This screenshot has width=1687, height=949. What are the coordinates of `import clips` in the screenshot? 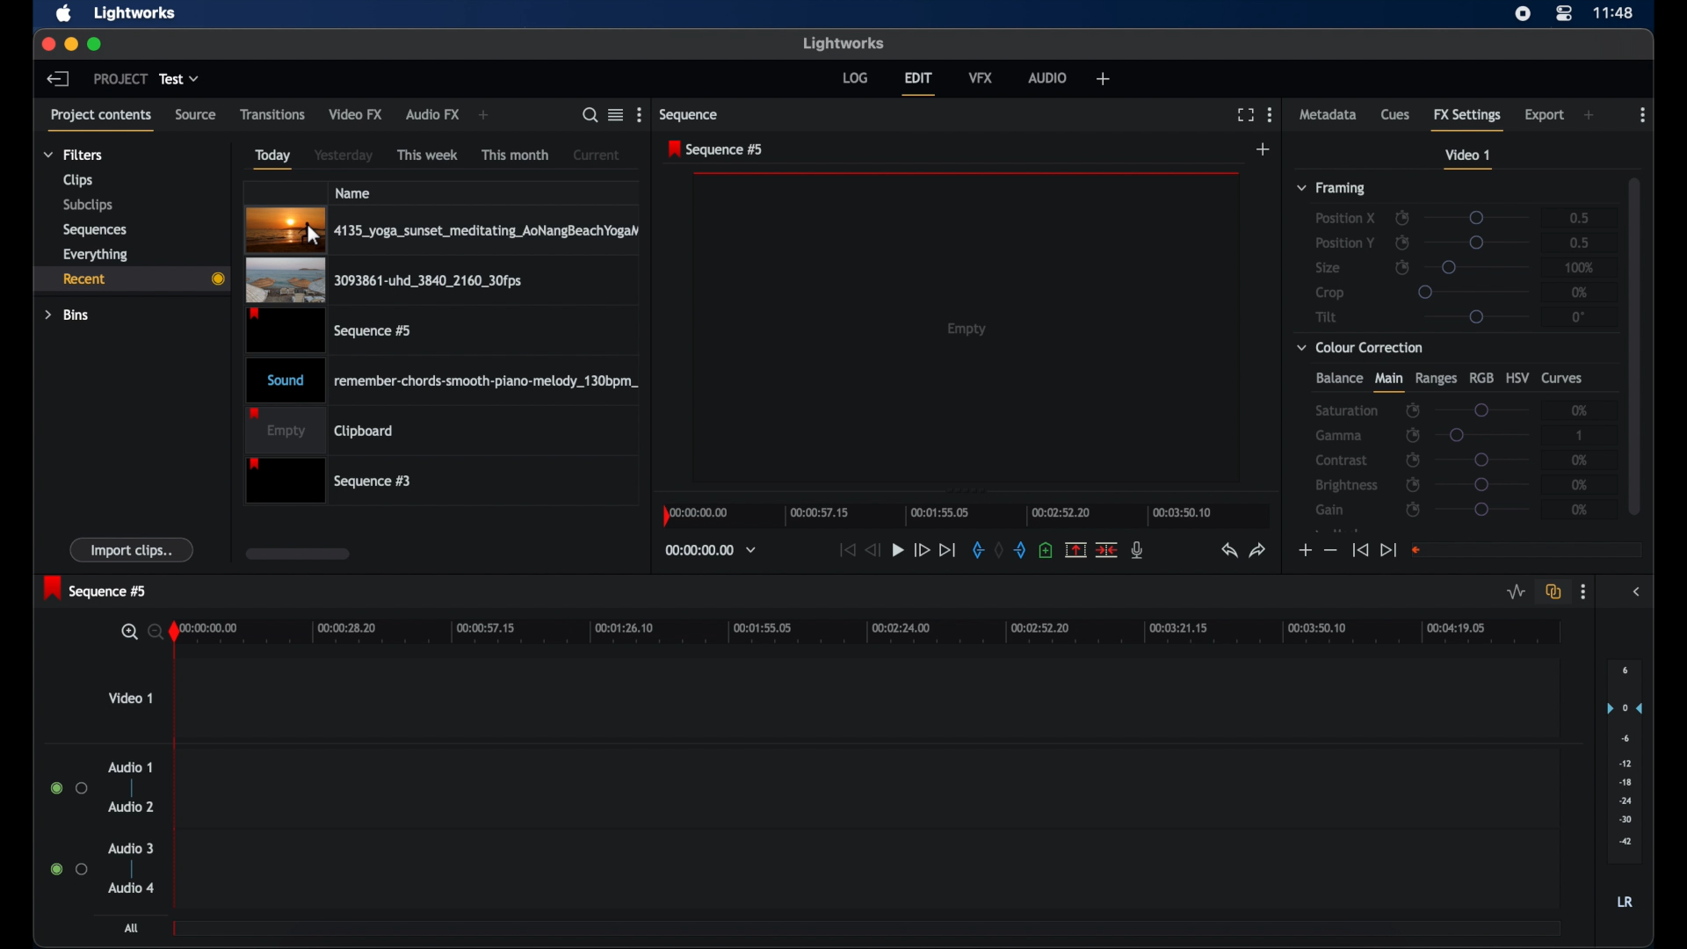 It's located at (133, 550).